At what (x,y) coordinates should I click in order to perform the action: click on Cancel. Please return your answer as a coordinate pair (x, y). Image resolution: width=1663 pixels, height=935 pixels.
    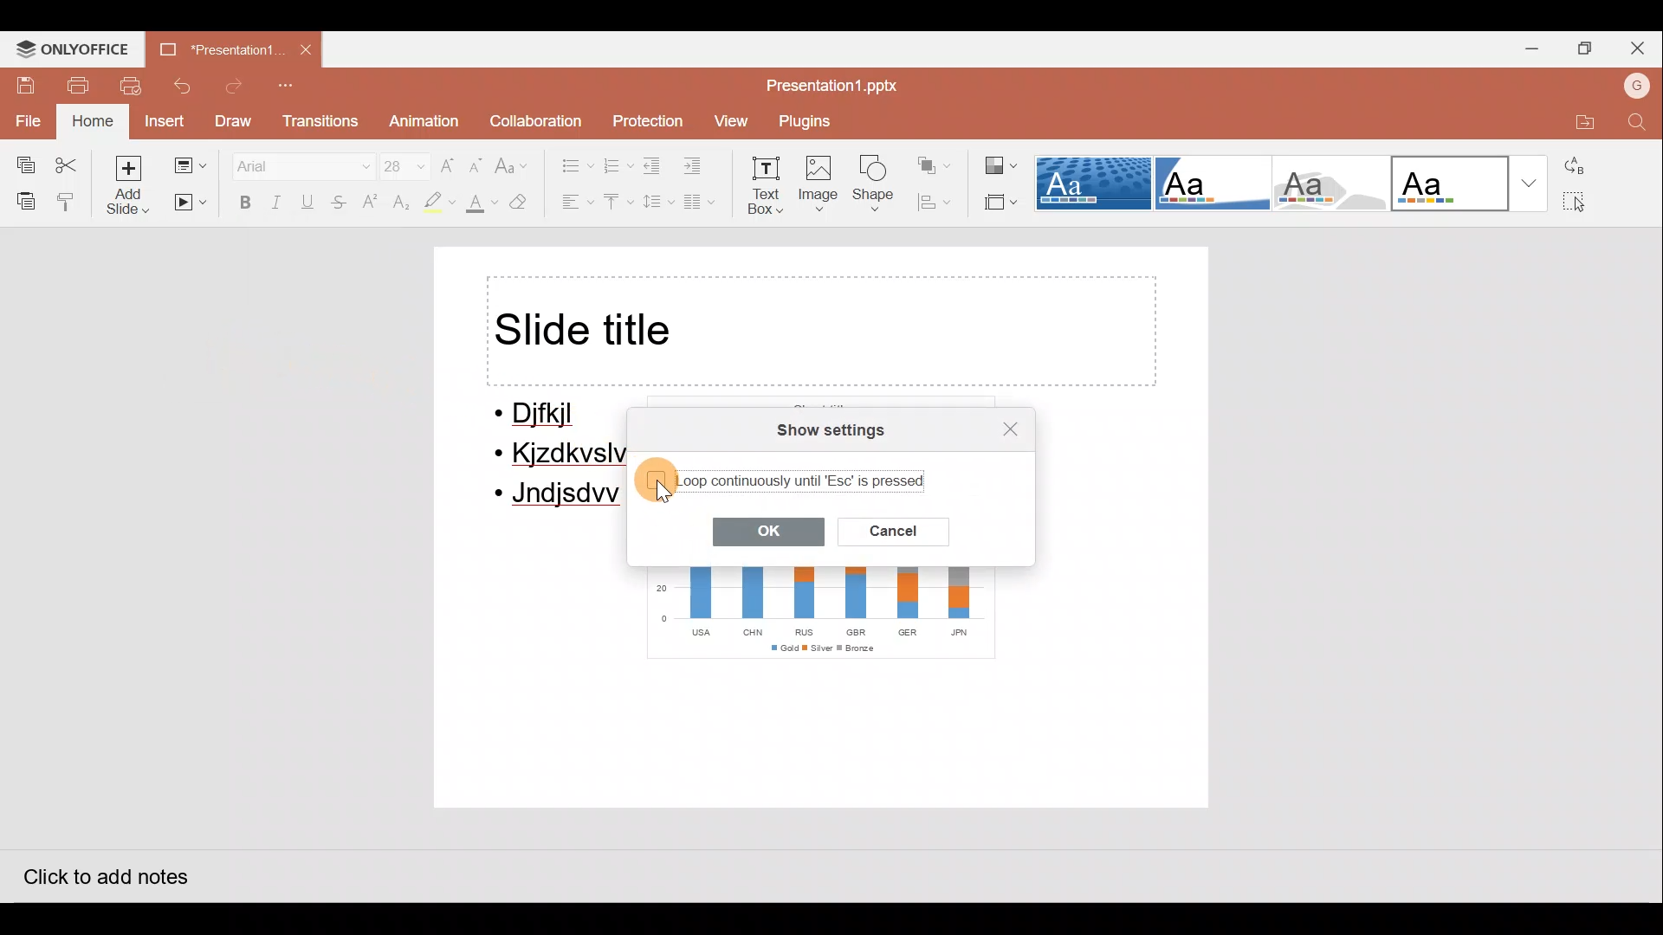
    Looking at the image, I should click on (898, 532).